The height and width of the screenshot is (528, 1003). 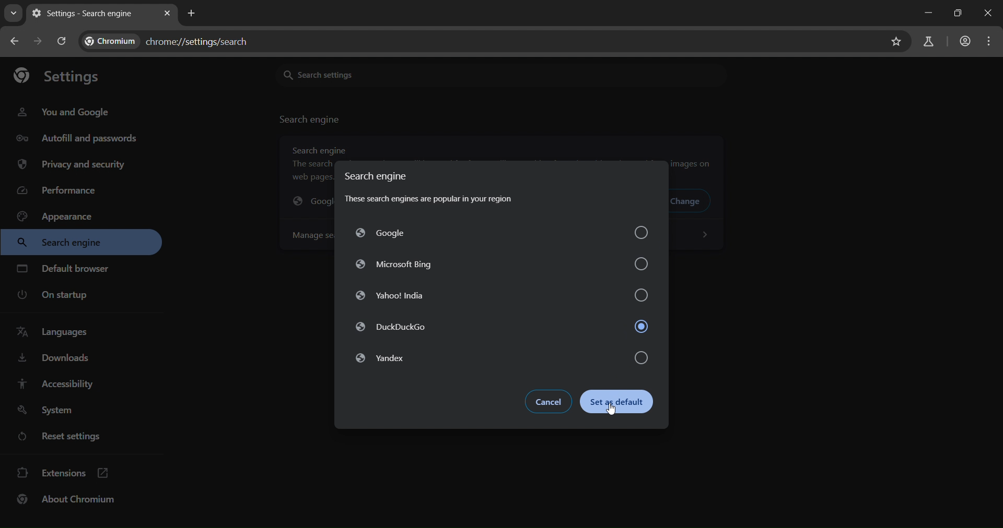 I want to click on on startup, so click(x=54, y=295).